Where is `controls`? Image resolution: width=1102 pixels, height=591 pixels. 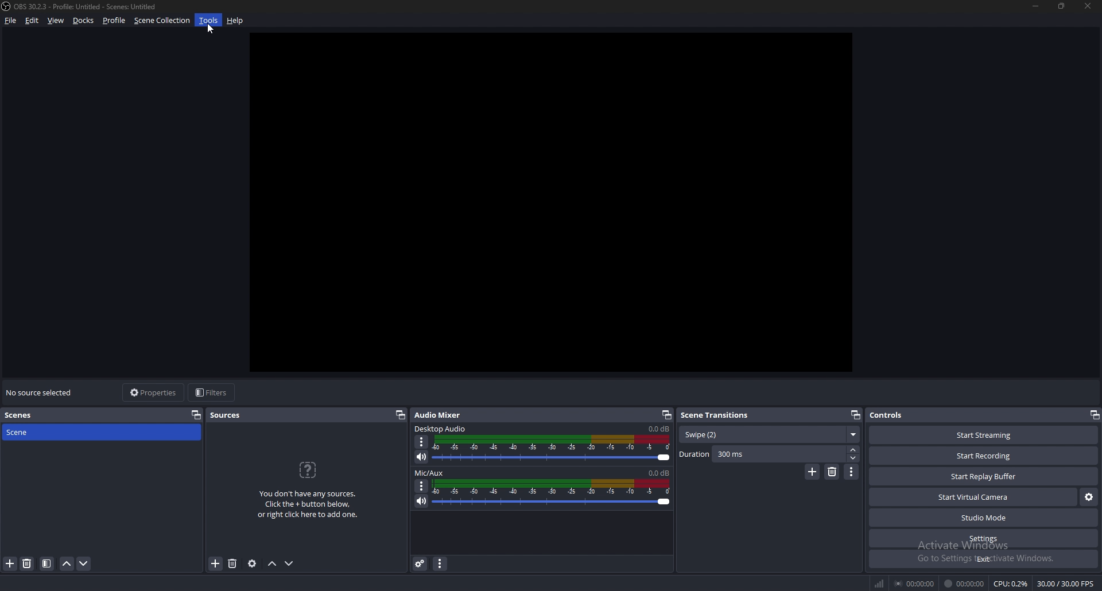
controls is located at coordinates (898, 414).